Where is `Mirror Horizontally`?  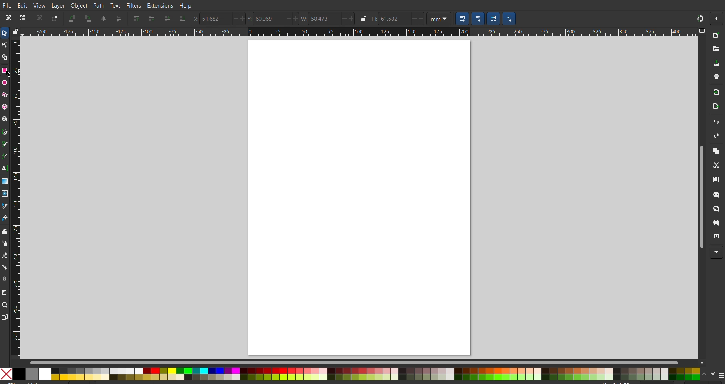 Mirror Horizontally is located at coordinates (118, 19).